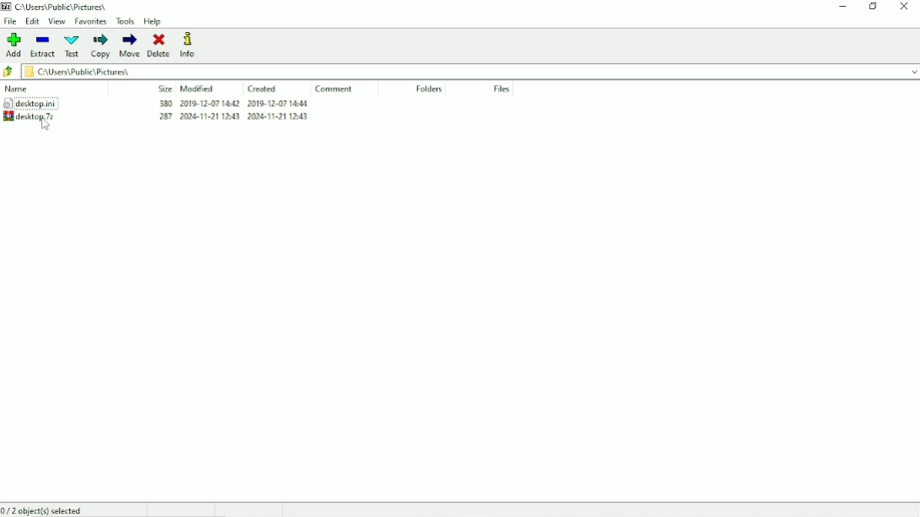  What do you see at coordinates (45, 126) in the screenshot?
I see `cursor` at bounding box center [45, 126].